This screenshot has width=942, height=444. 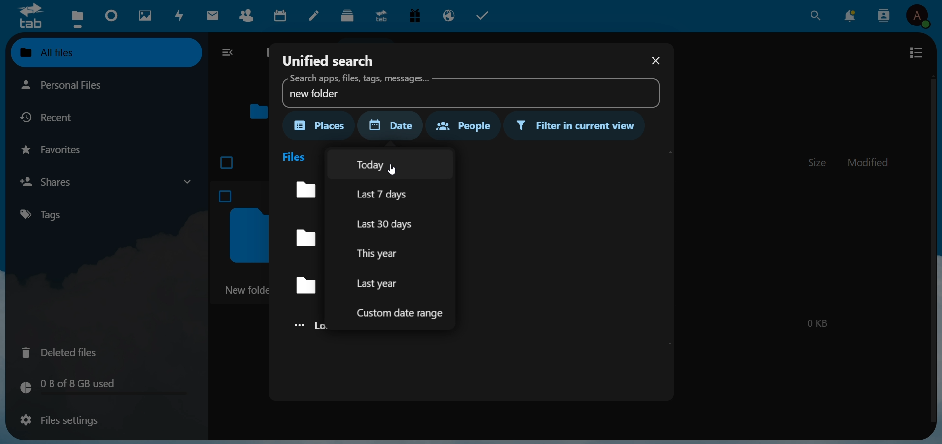 What do you see at coordinates (403, 175) in the screenshot?
I see `cursor` at bounding box center [403, 175].